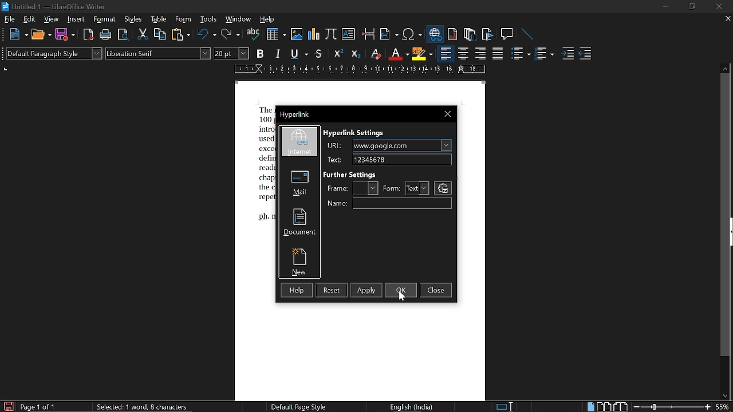 The image size is (733, 412). I want to click on text form, so click(417, 188).